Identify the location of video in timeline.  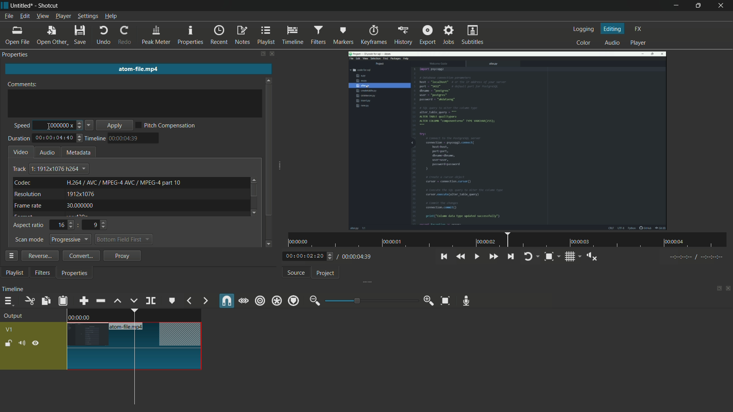
(135, 340).